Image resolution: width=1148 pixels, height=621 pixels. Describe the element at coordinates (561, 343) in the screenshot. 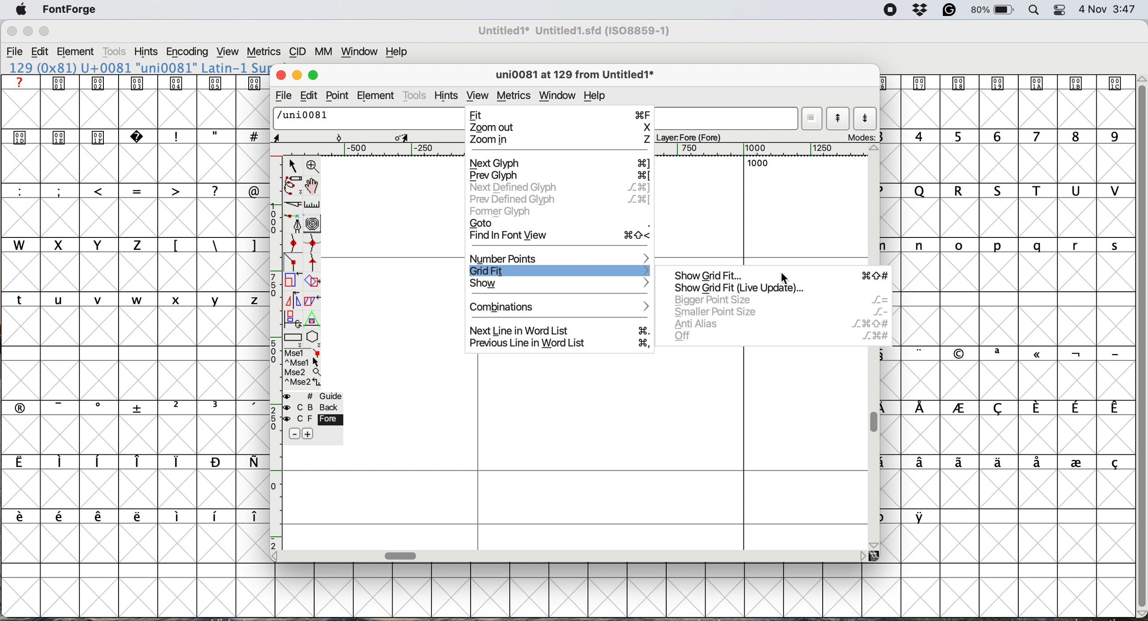

I see `previous line in word list` at that location.